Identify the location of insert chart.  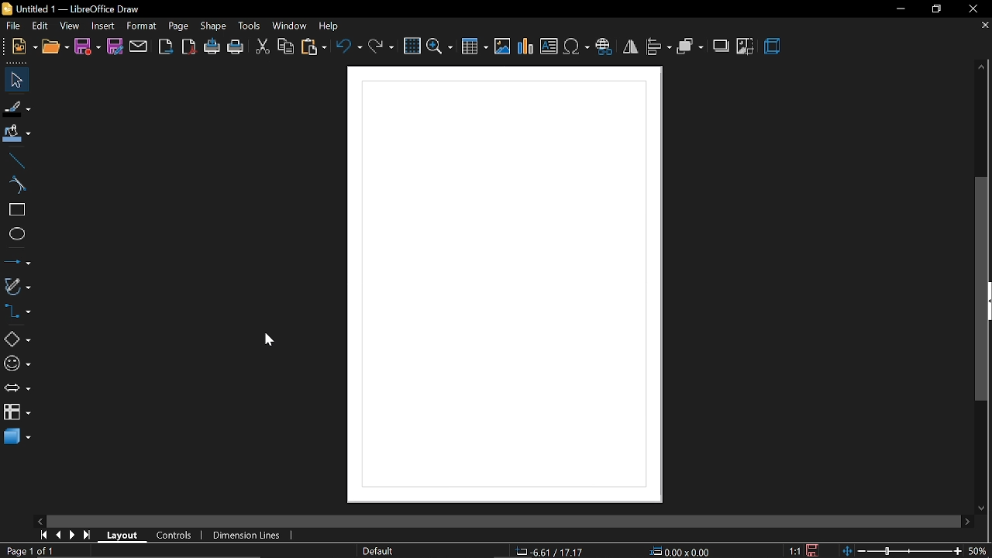
(525, 46).